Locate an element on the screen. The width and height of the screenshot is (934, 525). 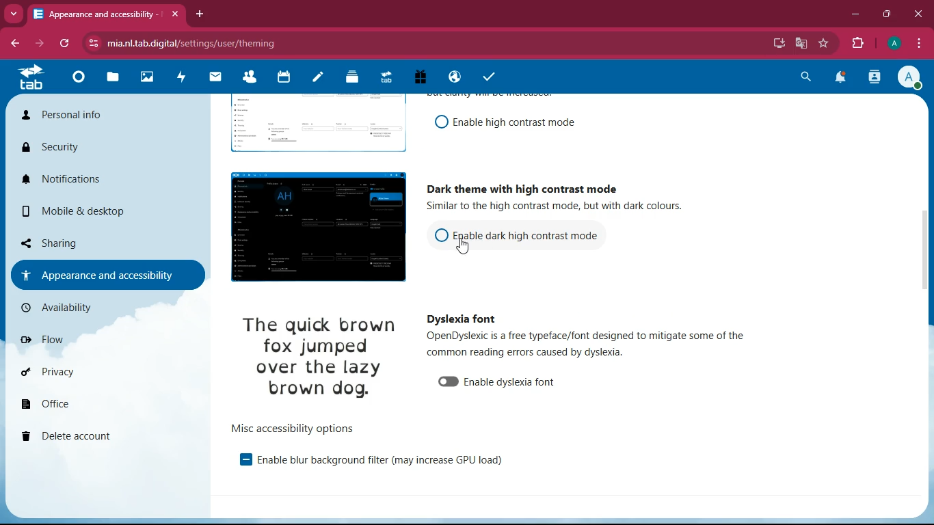
profile is located at coordinates (913, 79).